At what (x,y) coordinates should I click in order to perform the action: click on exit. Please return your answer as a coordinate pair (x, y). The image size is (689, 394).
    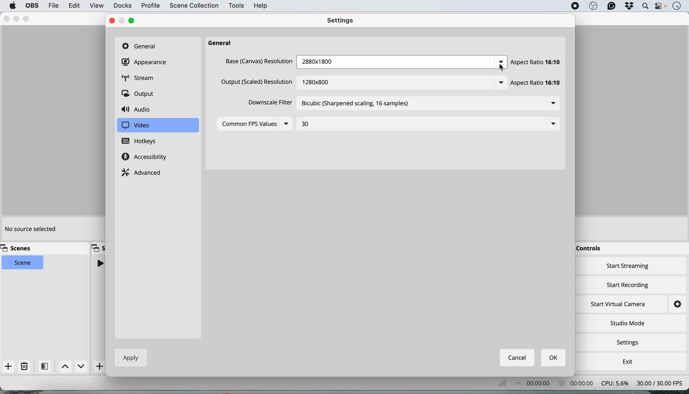
    Looking at the image, I should click on (626, 360).